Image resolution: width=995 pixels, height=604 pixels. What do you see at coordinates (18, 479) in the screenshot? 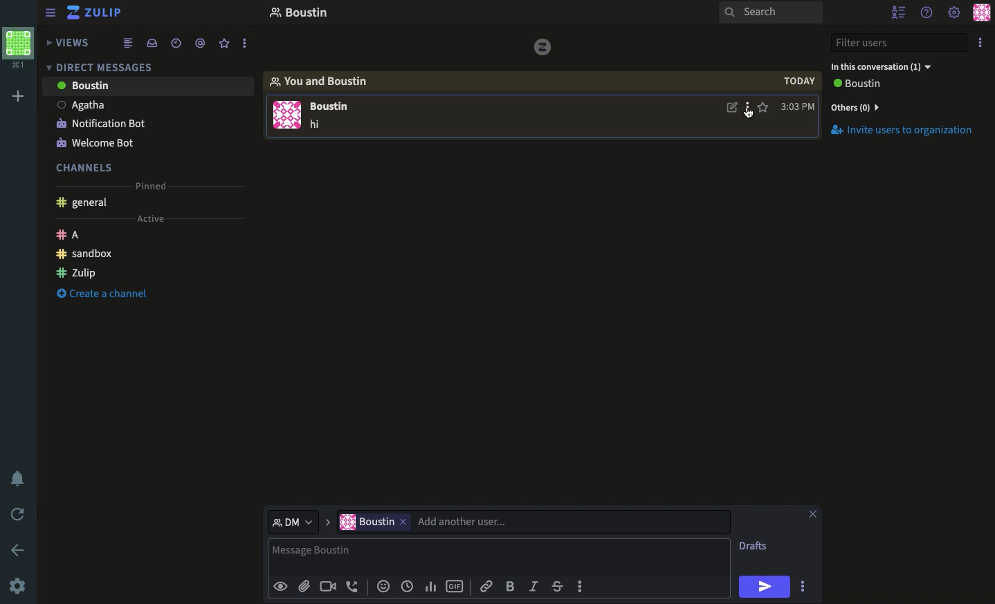
I see `Notification` at bounding box center [18, 479].